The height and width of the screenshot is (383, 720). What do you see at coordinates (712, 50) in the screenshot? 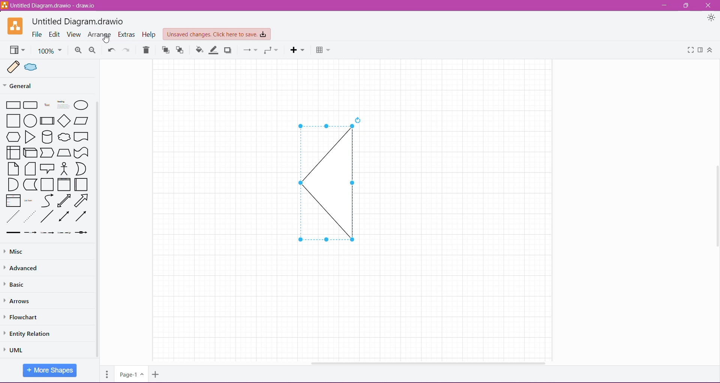
I see `Expand/Collapse` at bounding box center [712, 50].